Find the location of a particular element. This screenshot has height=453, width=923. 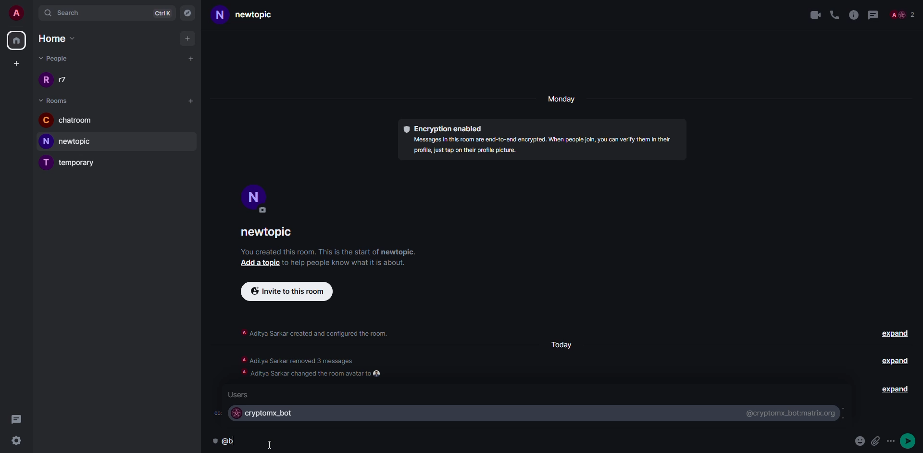

chatroom is located at coordinates (68, 121).